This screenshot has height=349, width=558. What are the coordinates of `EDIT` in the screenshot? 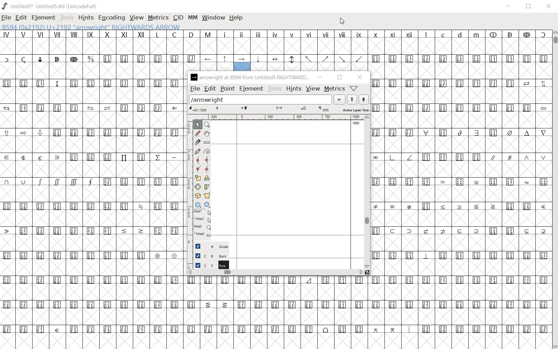 It's located at (21, 18).